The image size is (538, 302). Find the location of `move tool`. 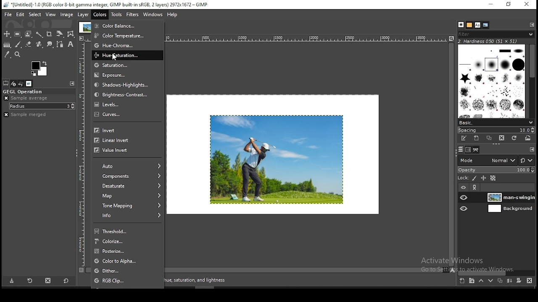

move tool is located at coordinates (7, 34).